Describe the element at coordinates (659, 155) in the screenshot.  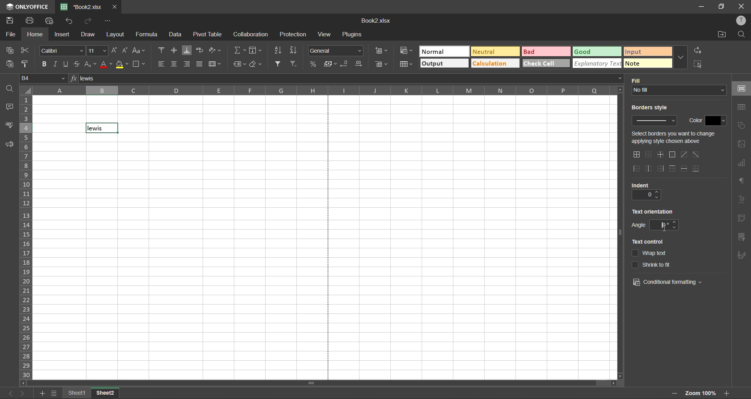
I see `only middle border horizontal` at that location.